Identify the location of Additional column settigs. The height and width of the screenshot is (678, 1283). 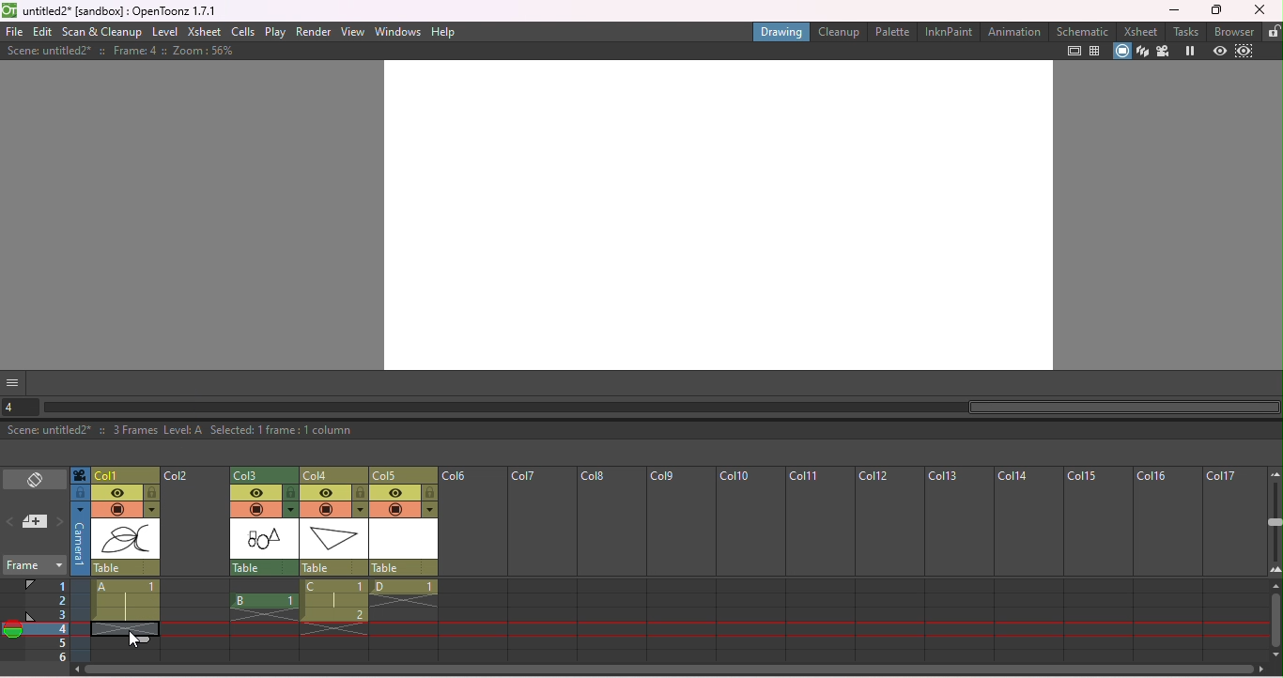
(432, 510).